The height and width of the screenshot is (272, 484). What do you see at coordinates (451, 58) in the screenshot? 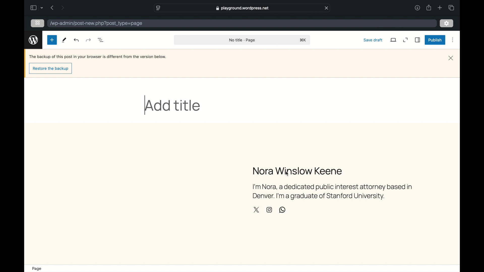
I see `close` at bounding box center [451, 58].